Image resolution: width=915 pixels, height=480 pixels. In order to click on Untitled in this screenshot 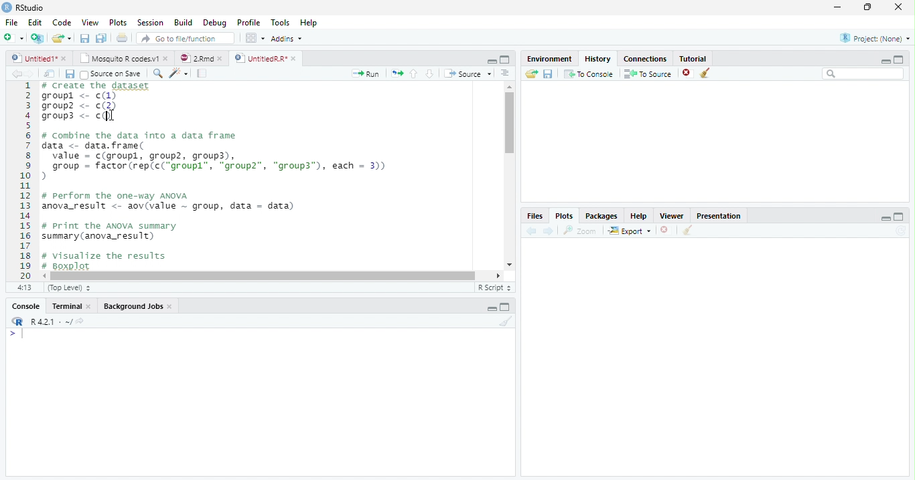, I will do `click(40, 58)`.